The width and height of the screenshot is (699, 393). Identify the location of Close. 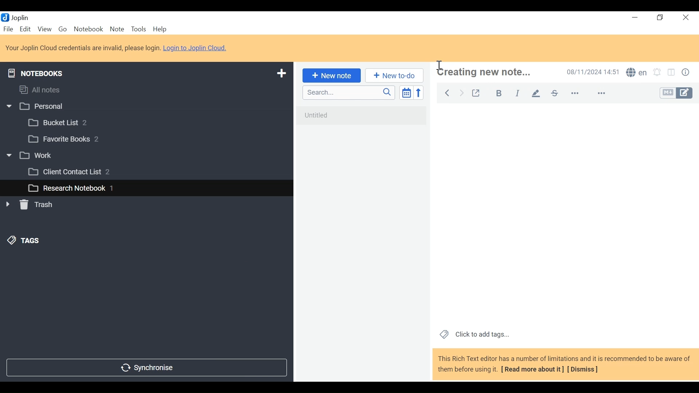
(684, 18).